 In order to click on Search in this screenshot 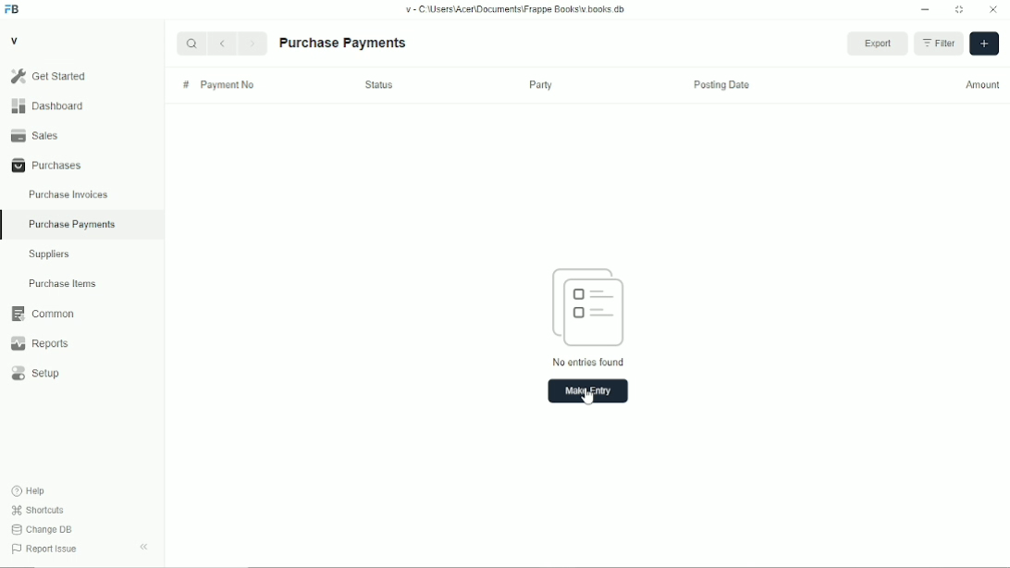, I will do `click(191, 43)`.